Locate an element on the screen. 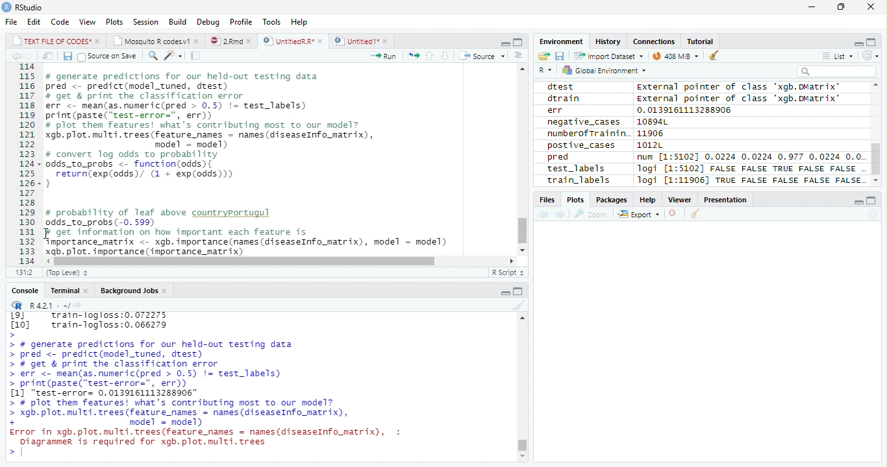  Coding Tools is located at coordinates (173, 54).